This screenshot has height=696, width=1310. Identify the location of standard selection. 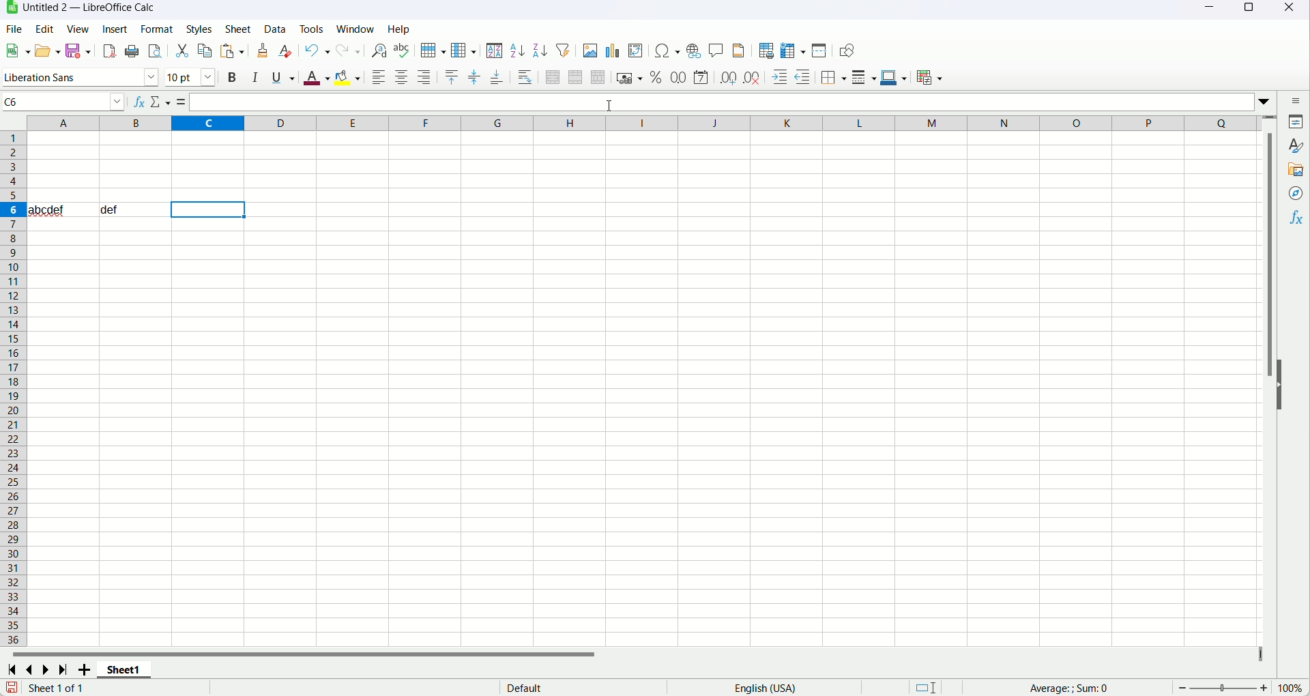
(927, 686).